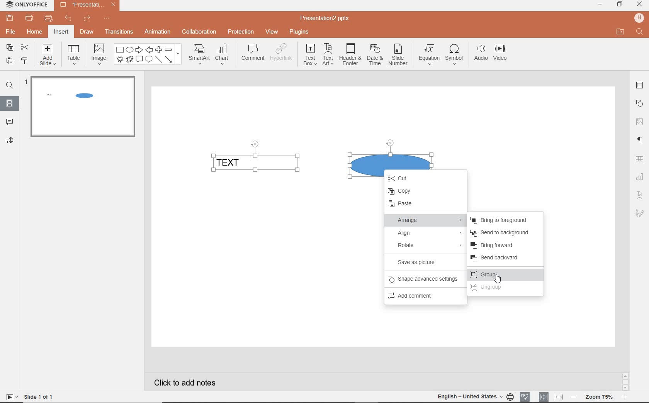  What do you see at coordinates (501, 233) in the screenshot?
I see `SEND TO BACKGROUND` at bounding box center [501, 233].